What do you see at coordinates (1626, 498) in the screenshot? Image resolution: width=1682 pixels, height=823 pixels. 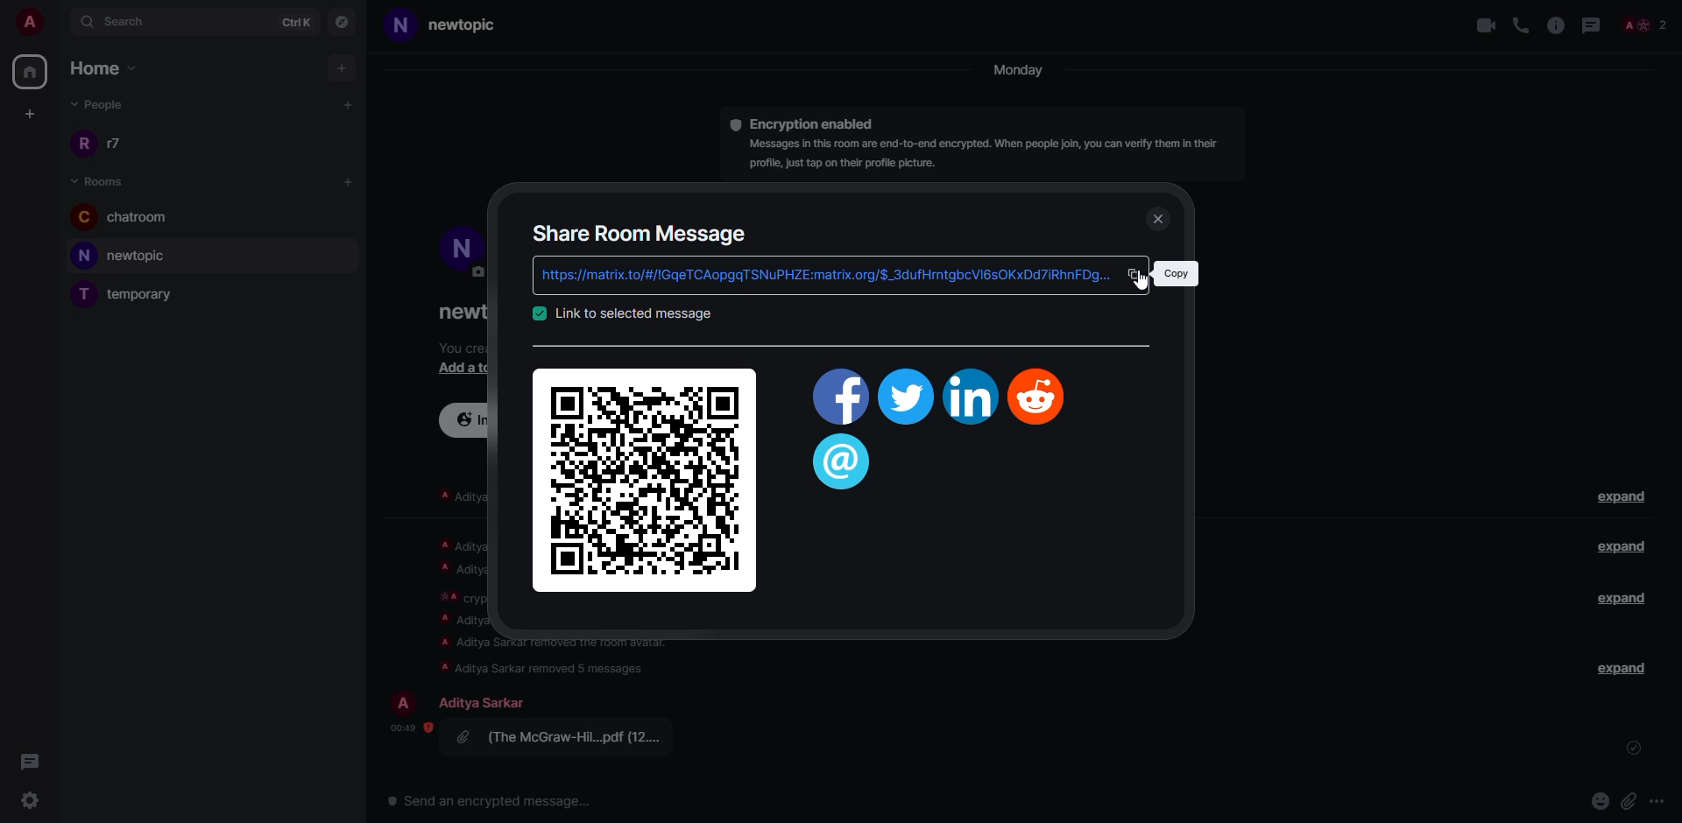 I see `expand` at bounding box center [1626, 498].